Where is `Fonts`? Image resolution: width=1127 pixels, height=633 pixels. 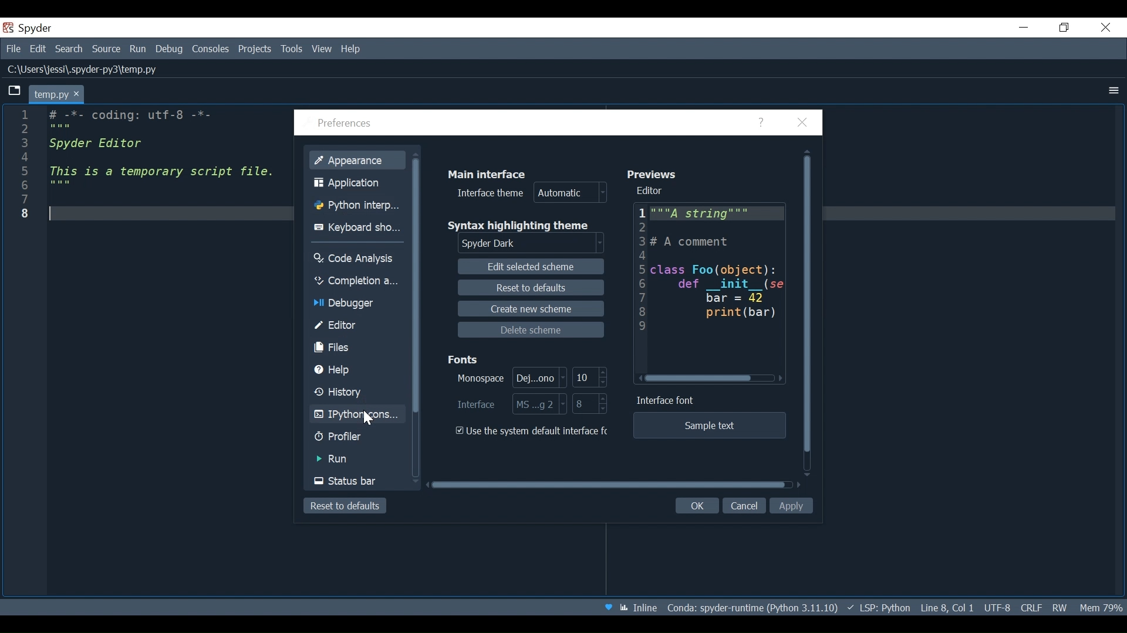 Fonts is located at coordinates (464, 358).